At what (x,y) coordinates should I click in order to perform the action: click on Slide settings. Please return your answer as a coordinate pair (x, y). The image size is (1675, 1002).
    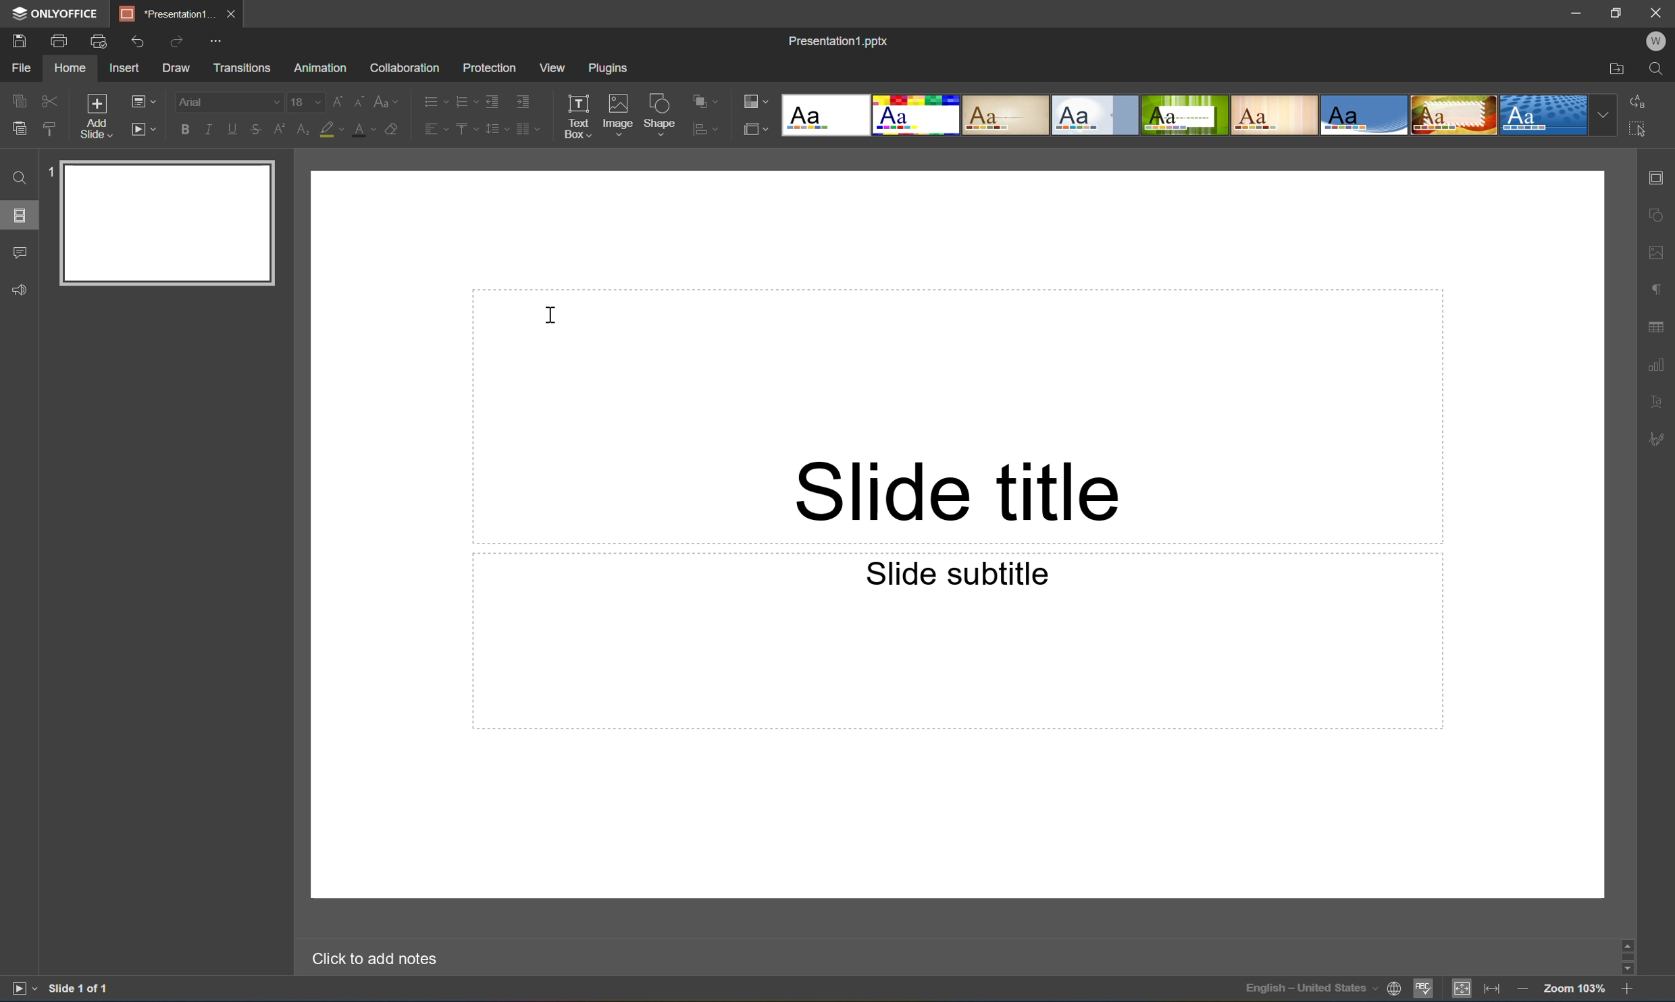
    Looking at the image, I should click on (1660, 178).